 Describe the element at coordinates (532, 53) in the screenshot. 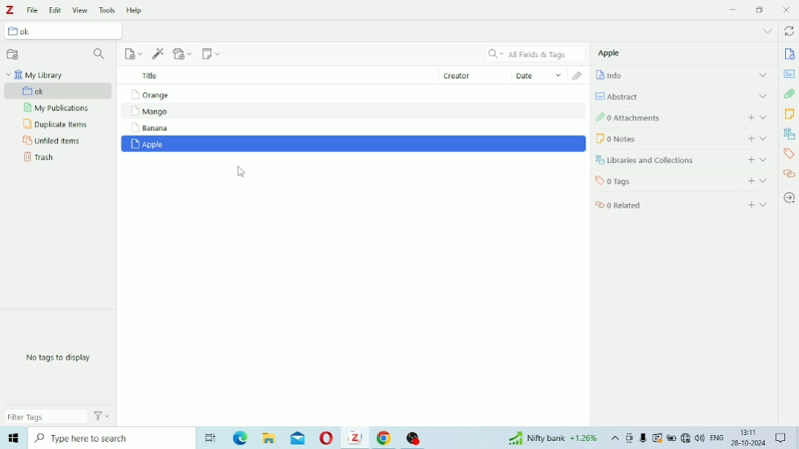

I see `Search All Fields & Tags` at that location.